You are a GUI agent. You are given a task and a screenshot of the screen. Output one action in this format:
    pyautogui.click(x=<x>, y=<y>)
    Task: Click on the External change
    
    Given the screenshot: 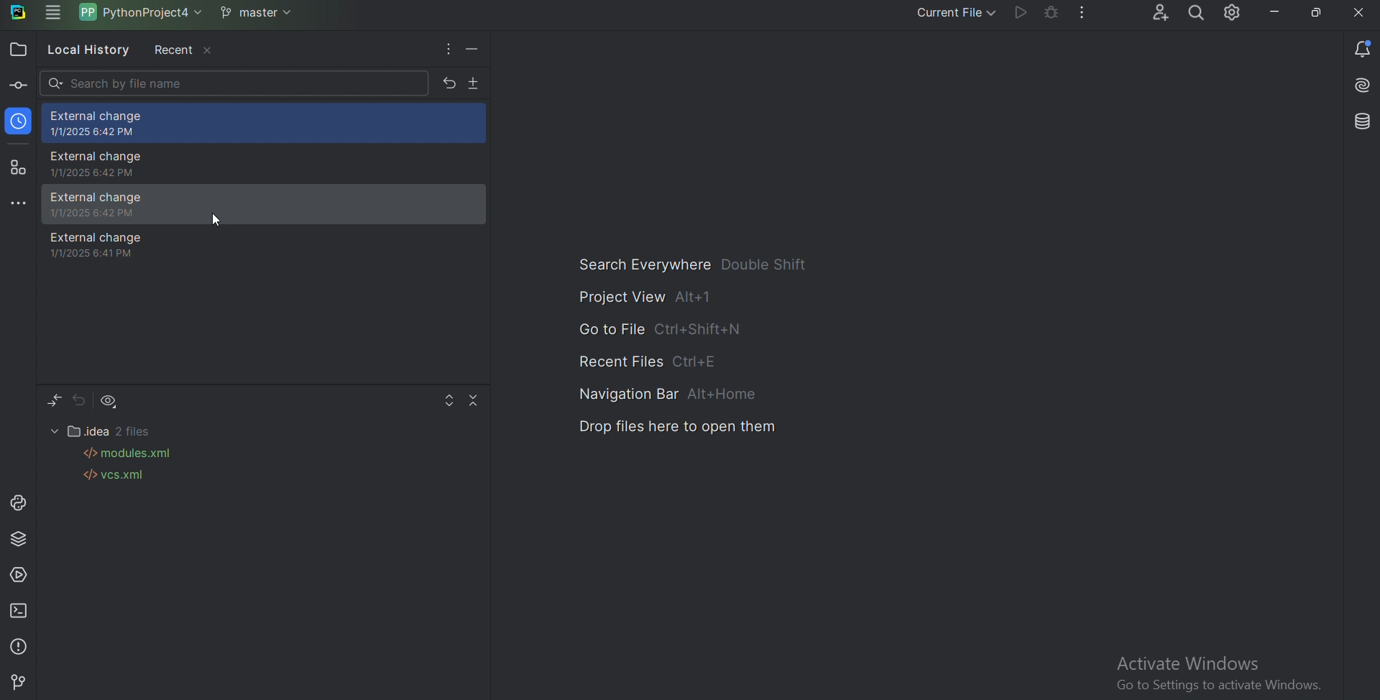 What is the action you would take?
    pyautogui.click(x=264, y=246)
    